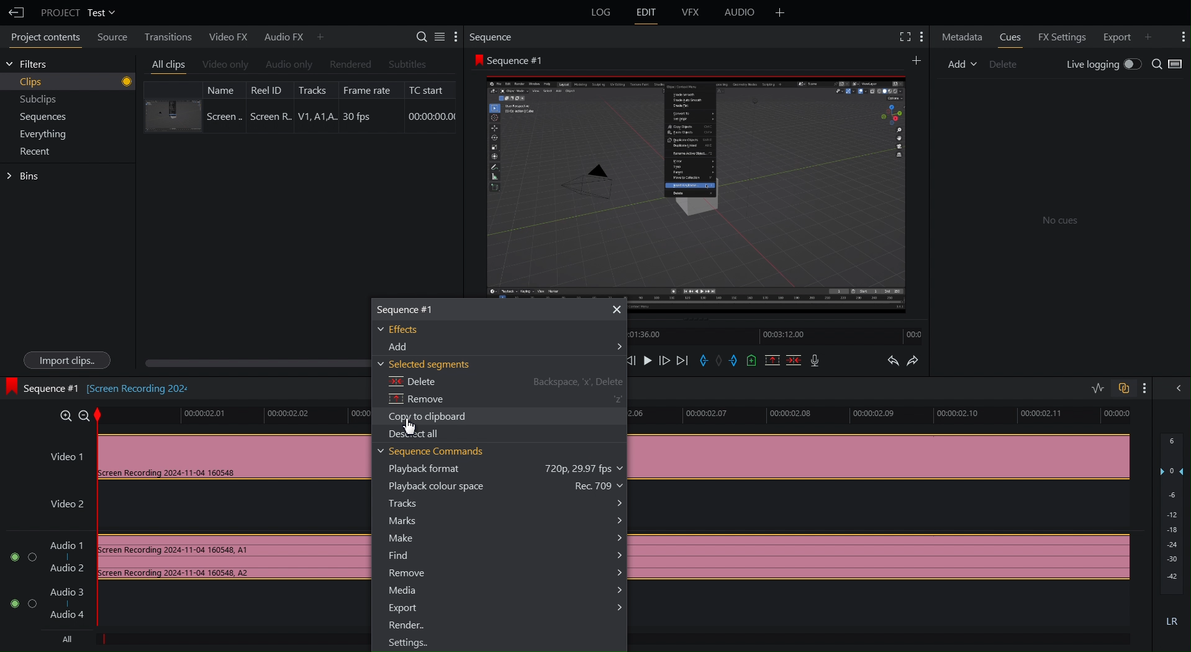  What do you see at coordinates (738, 13) in the screenshot?
I see `Audio` at bounding box center [738, 13].